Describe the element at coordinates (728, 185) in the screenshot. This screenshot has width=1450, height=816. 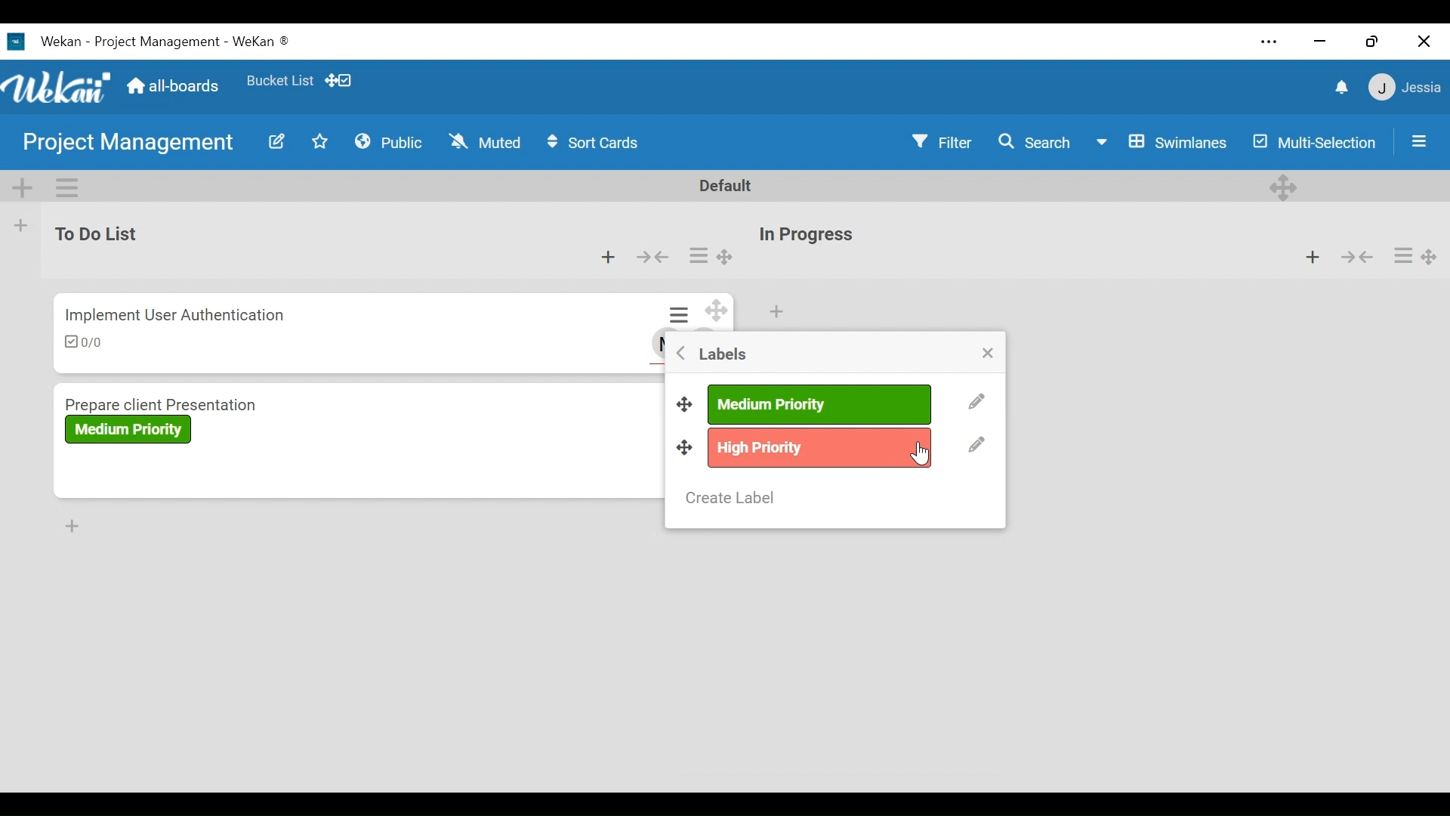
I see `Default` at that location.